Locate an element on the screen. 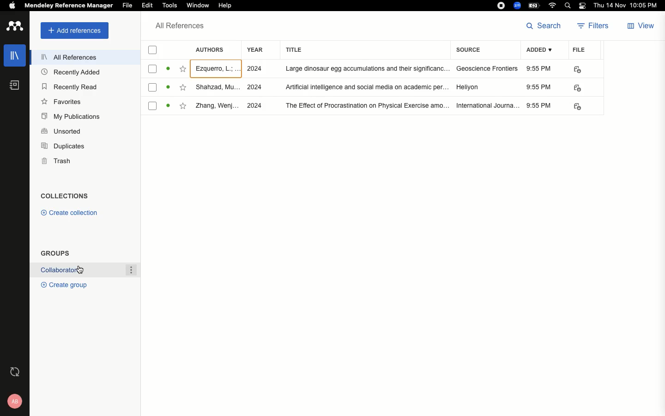 The image size is (665, 416). Window is located at coordinates (197, 6).